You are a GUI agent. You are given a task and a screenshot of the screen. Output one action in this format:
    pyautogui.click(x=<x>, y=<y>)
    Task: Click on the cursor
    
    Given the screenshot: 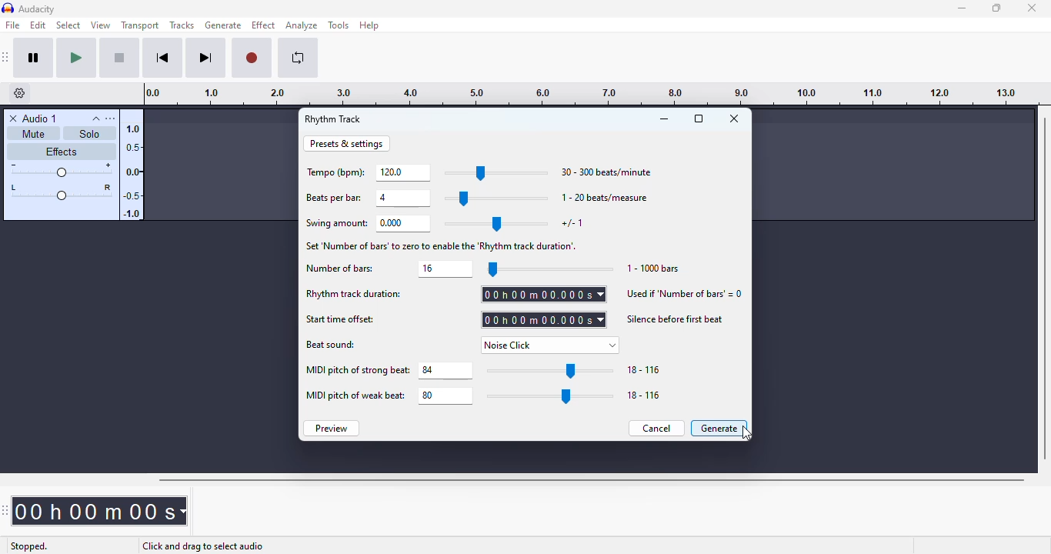 What is the action you would take?
    pyautogui.click(x=748, y=432)
    